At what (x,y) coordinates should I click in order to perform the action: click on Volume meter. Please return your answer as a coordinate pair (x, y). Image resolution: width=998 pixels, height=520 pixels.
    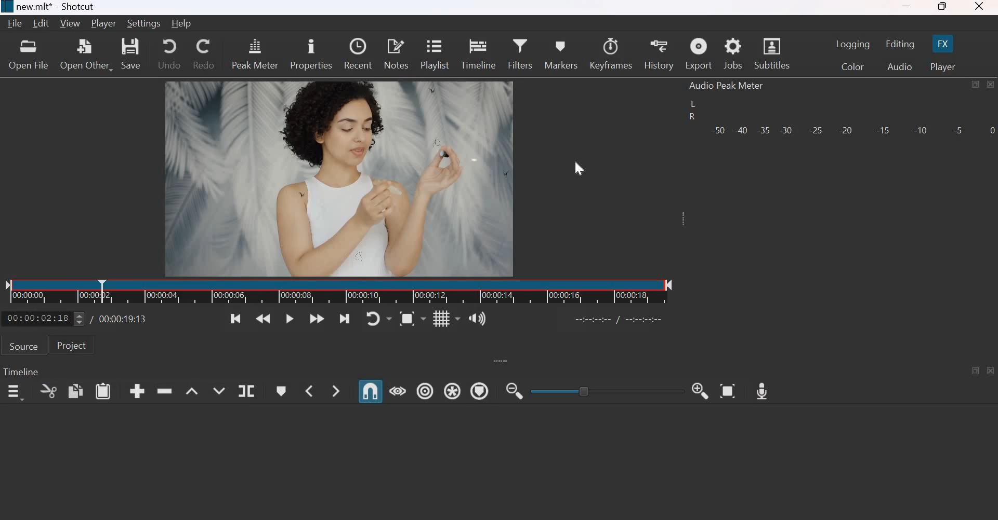
    Looking at the image, I should click on (852, 131).